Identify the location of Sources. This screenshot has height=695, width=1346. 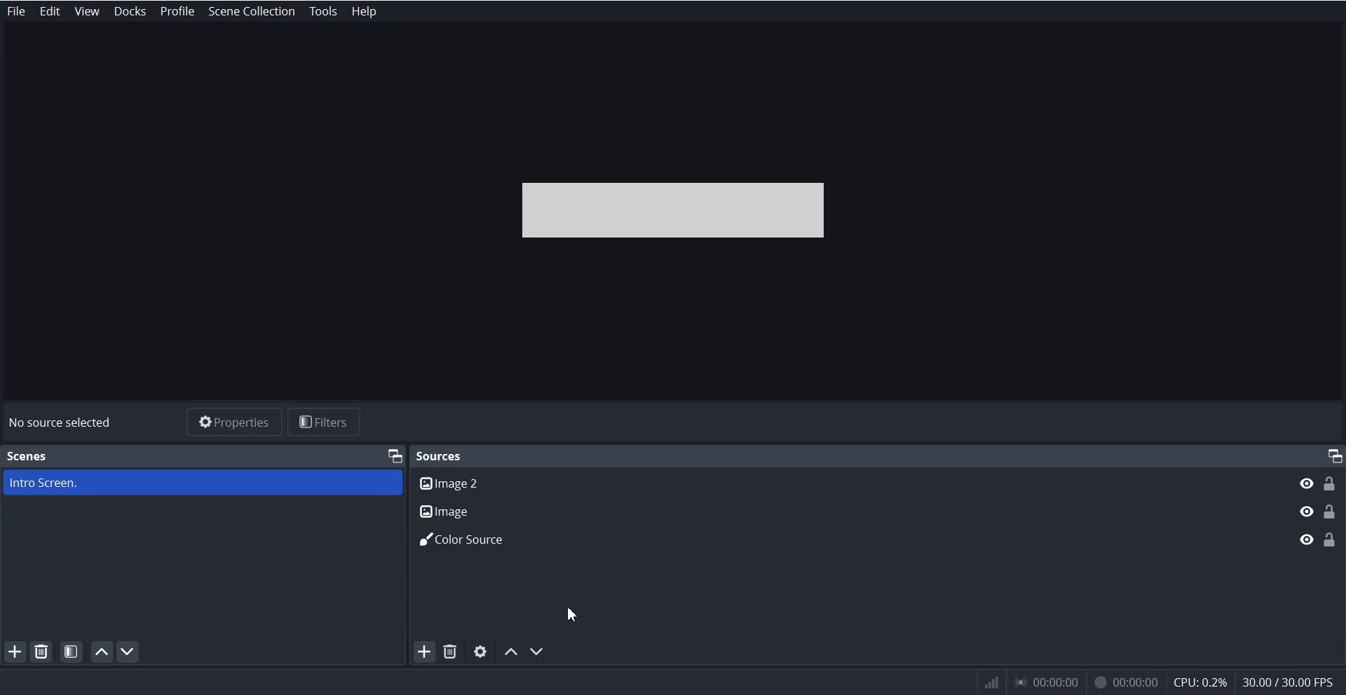
(442, 455).